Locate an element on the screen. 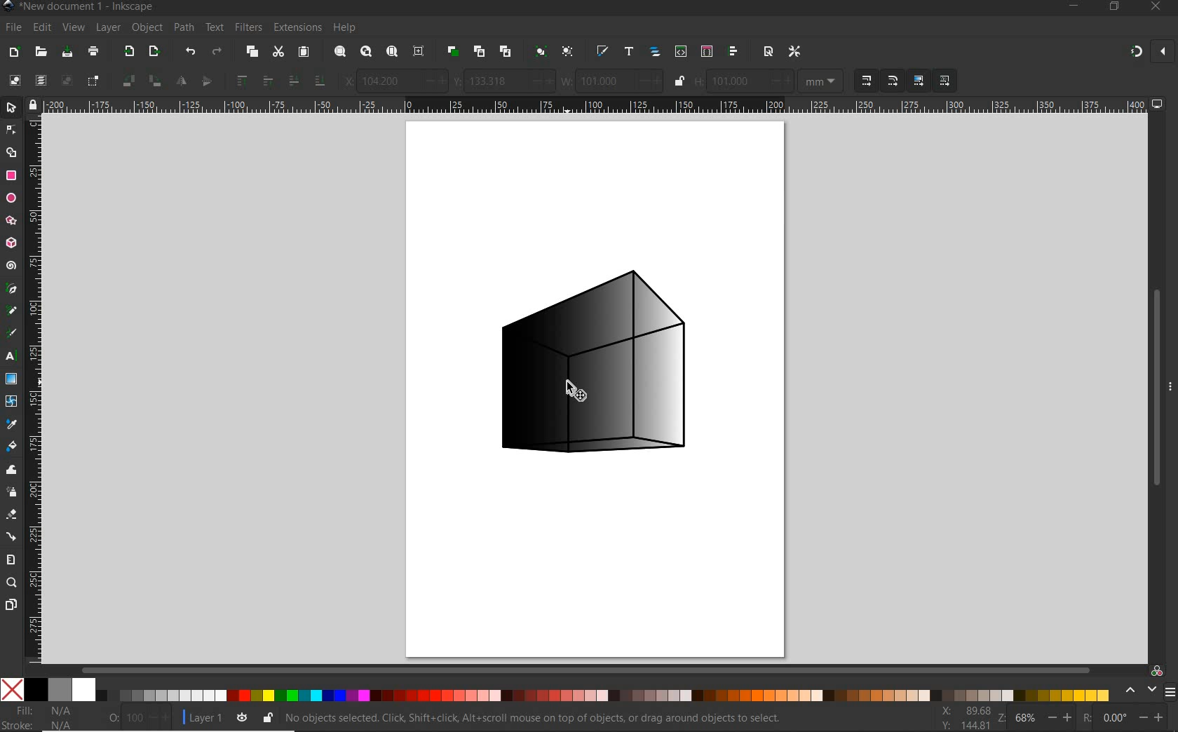 The height and width of the screenshot is (732, 1178). scroll color options is located at coordinates (1139, 691).